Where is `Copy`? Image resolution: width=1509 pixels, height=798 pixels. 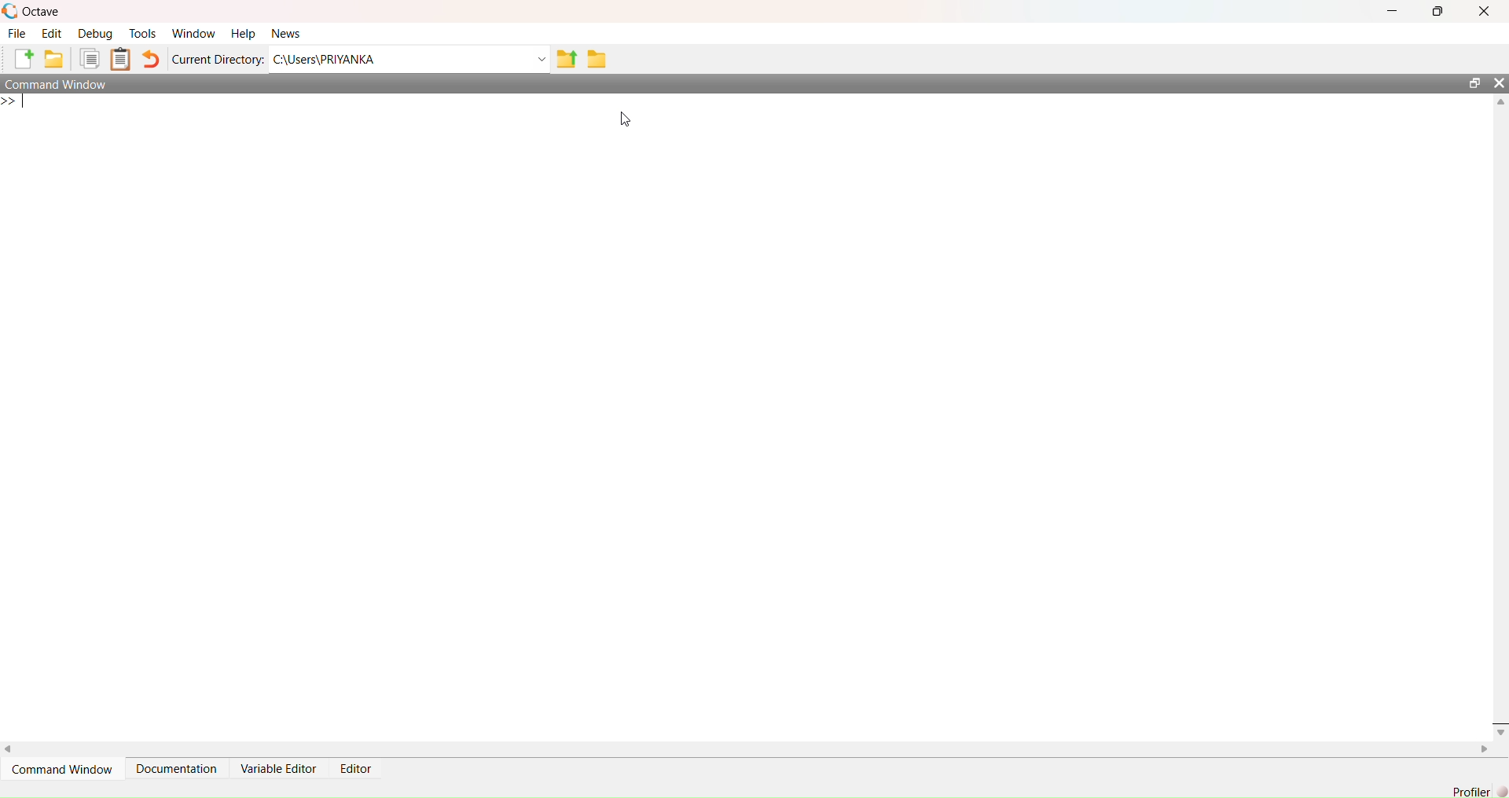
Copy is located at coordinates (91, 58).